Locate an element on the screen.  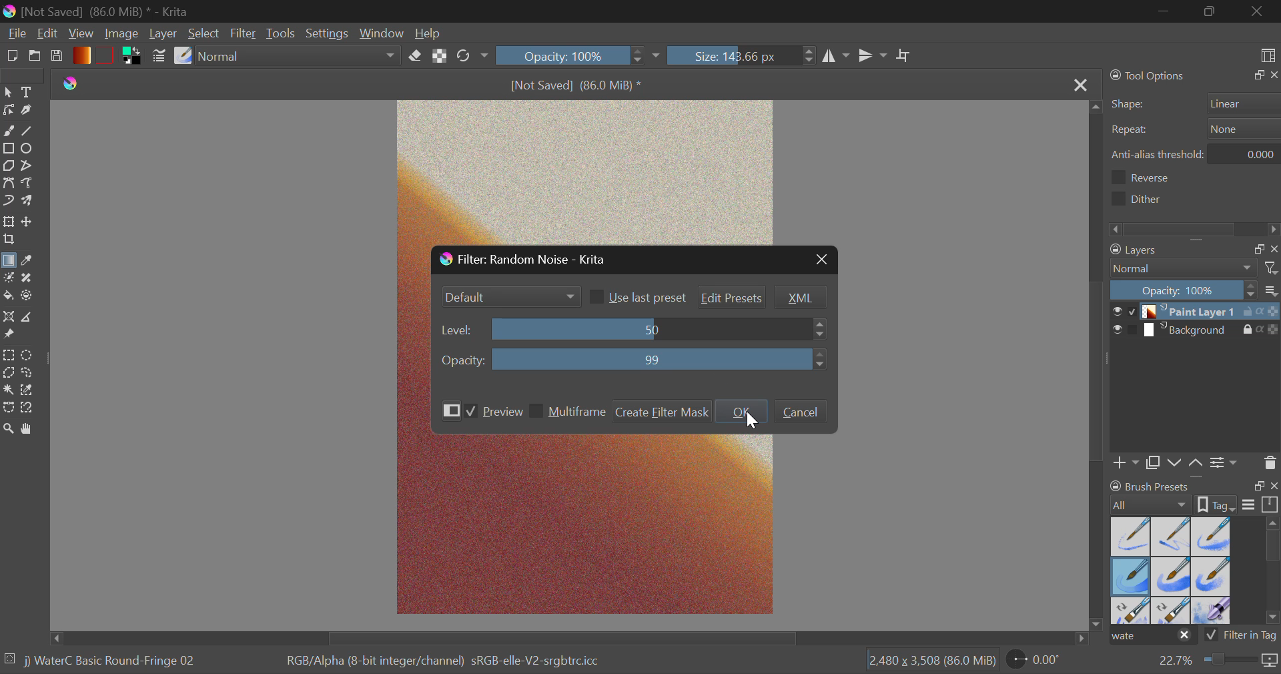
Measurements is located at coordinates (35, 317).